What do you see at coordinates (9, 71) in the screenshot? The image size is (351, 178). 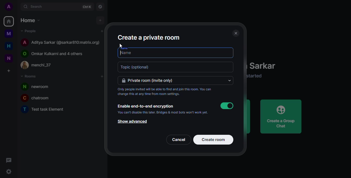 I see `create space` at bounding box center [9, 71].